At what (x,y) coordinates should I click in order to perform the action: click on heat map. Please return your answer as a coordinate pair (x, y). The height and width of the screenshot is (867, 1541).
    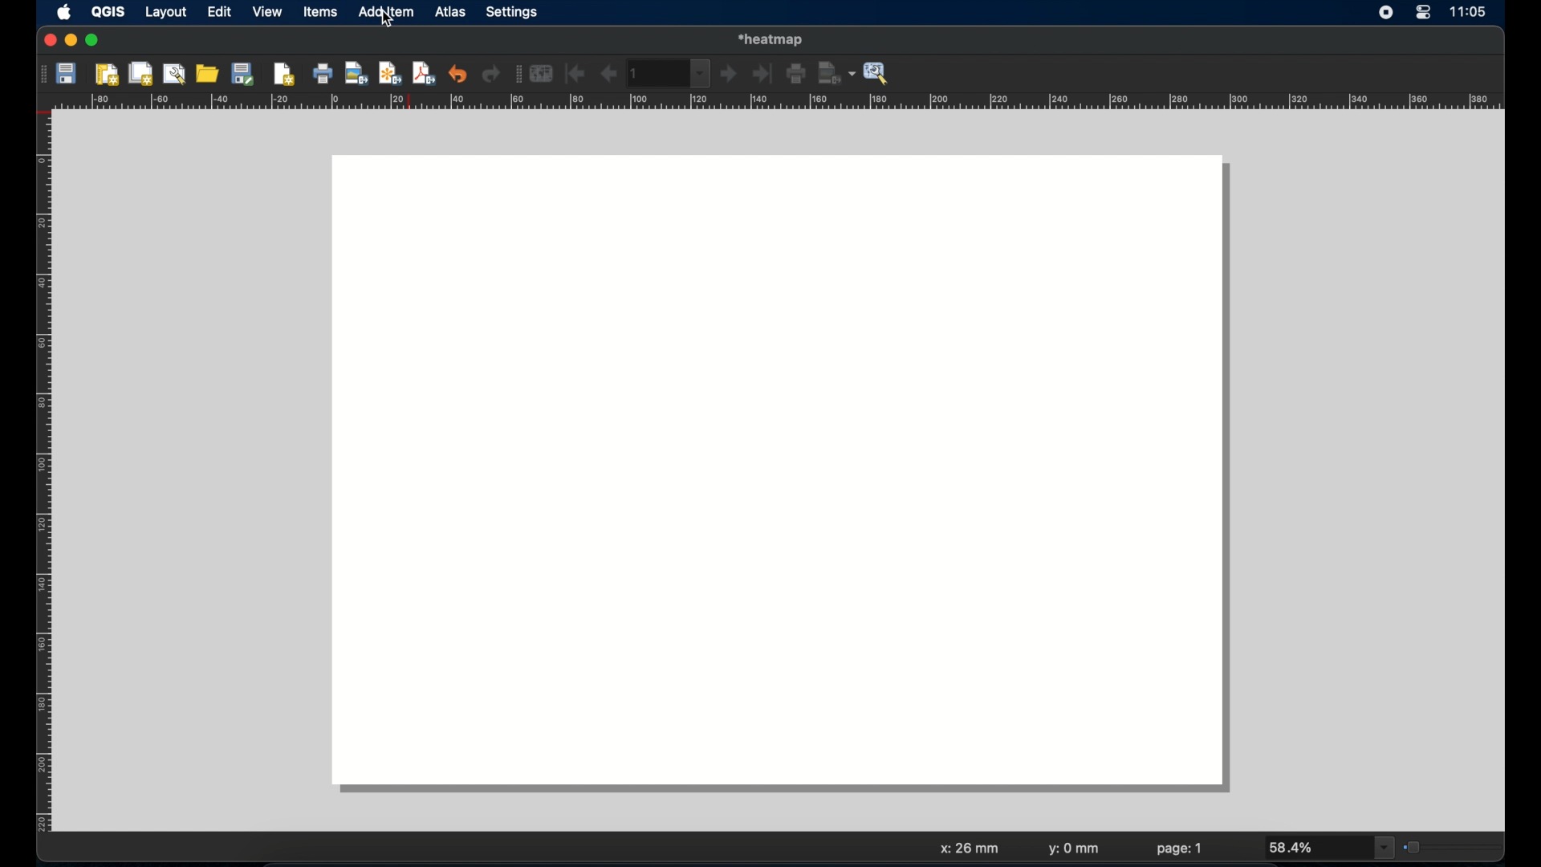
    Looking at the image, I should click on (775, 38).